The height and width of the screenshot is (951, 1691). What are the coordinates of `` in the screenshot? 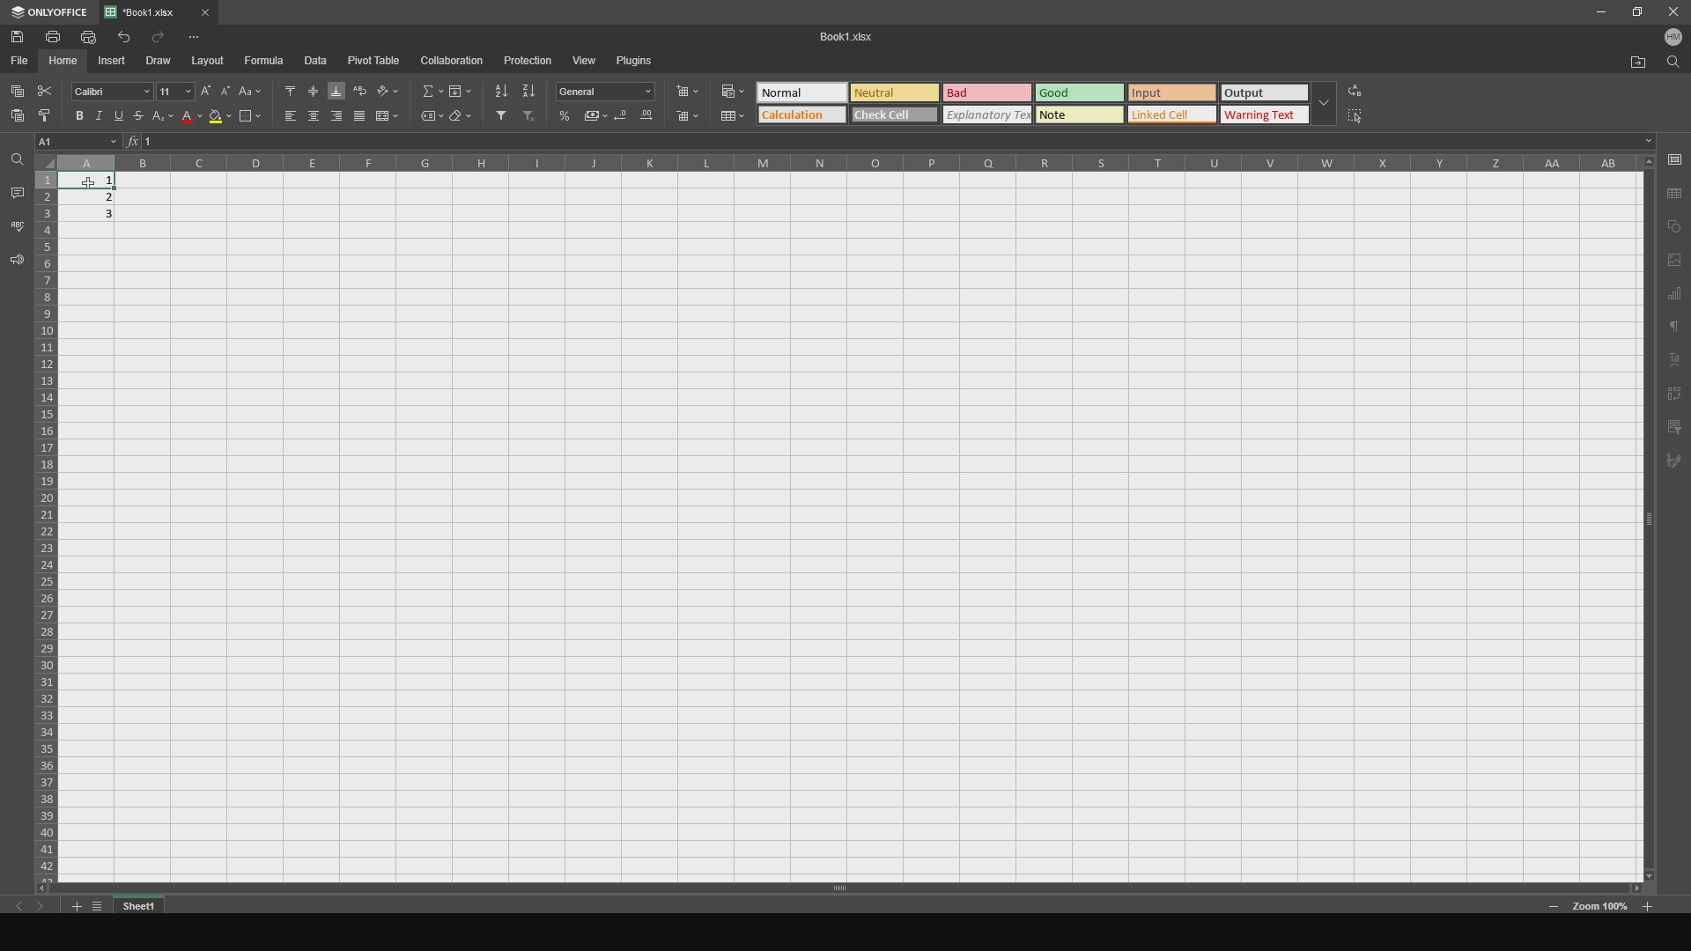 It's located at (597, 115).